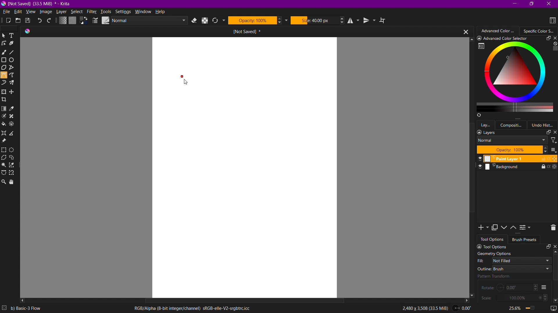  What do you see at coordinates (62, 12) in the screenshot?
I see `Layer` at bounding box center [62, 12].